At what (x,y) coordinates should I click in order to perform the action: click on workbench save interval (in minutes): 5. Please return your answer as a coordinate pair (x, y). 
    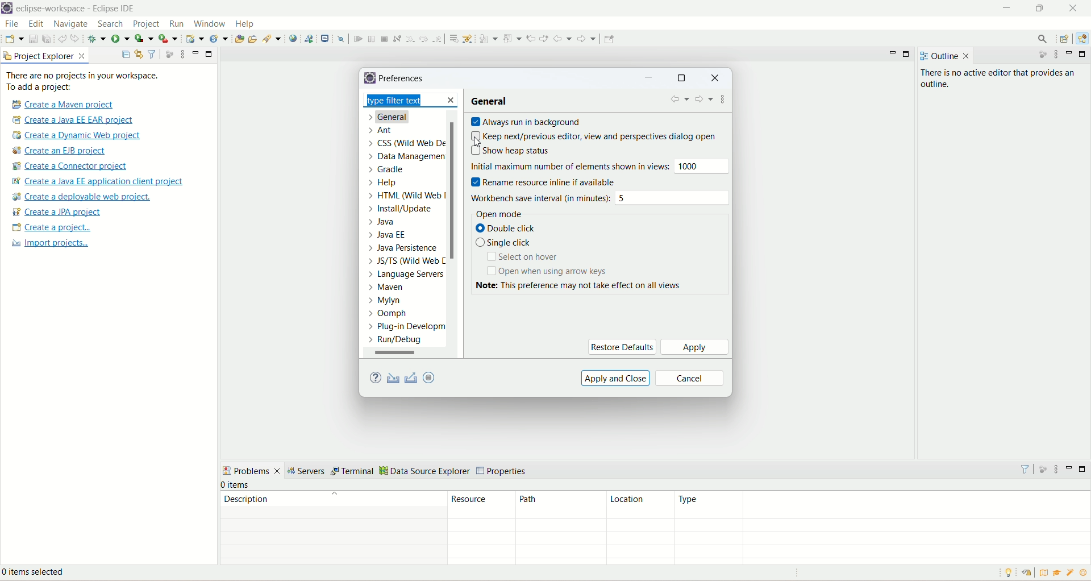
    Looking at the image, I should click on (602, 197).